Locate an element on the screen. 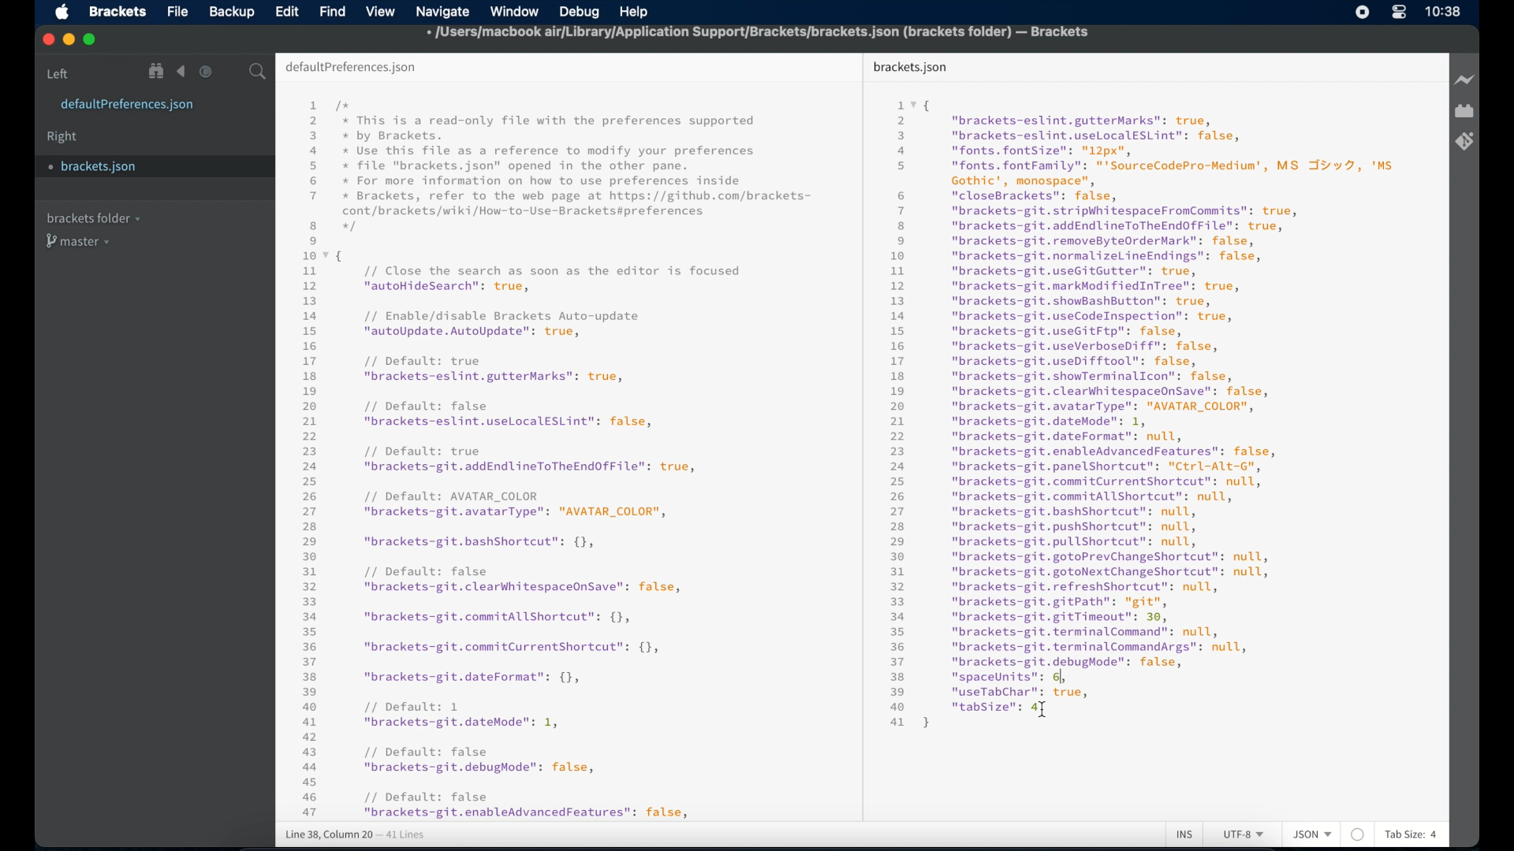 Image resolution: width=1514 pixels, height=851 pixels. time is located at coordinates (1443, 11).